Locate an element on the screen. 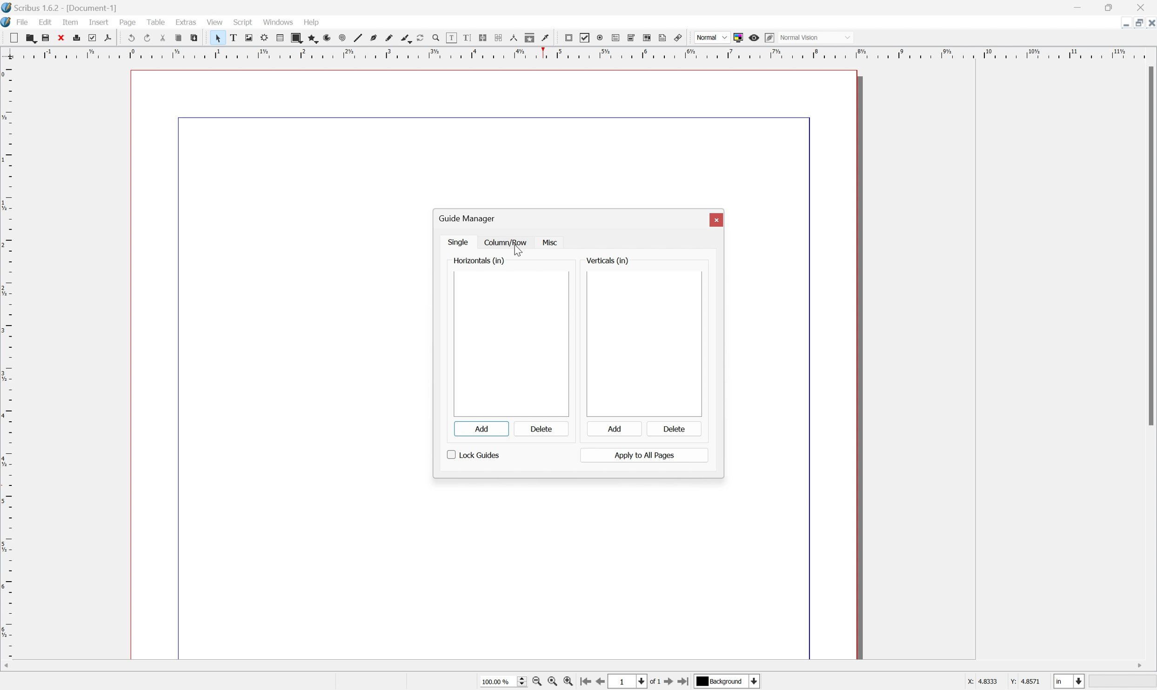 The height and width of the screenshot is (690, 1157). pdf list box is located at coordinates (647, 38).